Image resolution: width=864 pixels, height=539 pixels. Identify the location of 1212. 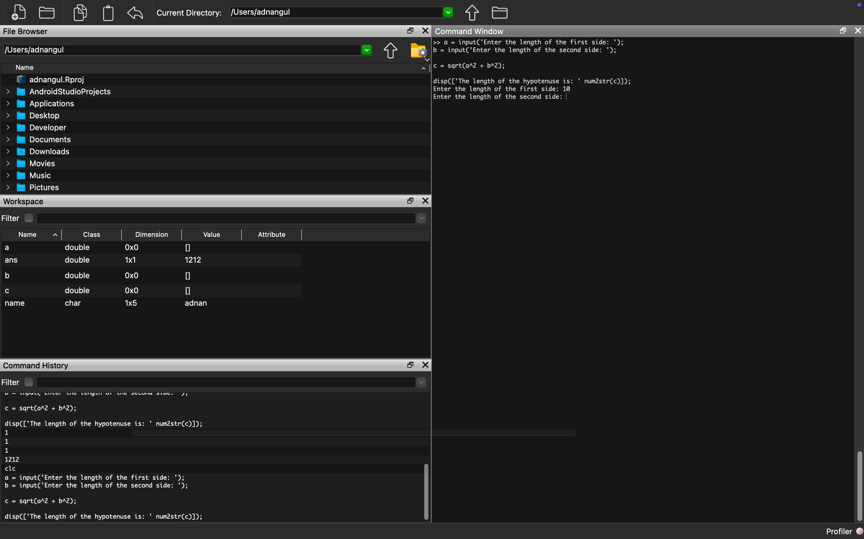
(195, 260).